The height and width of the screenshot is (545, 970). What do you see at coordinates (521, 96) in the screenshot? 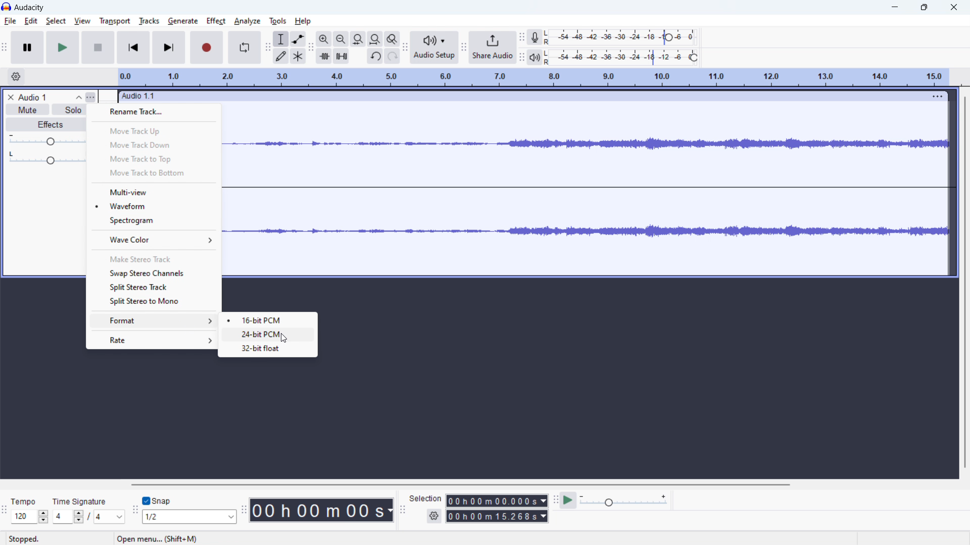
I see `hold to move` at bounding box center [521, 96].